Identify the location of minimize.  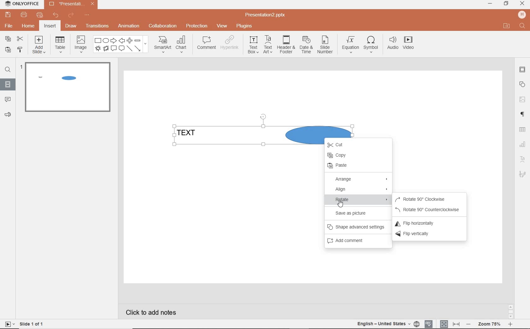
(490, 4).